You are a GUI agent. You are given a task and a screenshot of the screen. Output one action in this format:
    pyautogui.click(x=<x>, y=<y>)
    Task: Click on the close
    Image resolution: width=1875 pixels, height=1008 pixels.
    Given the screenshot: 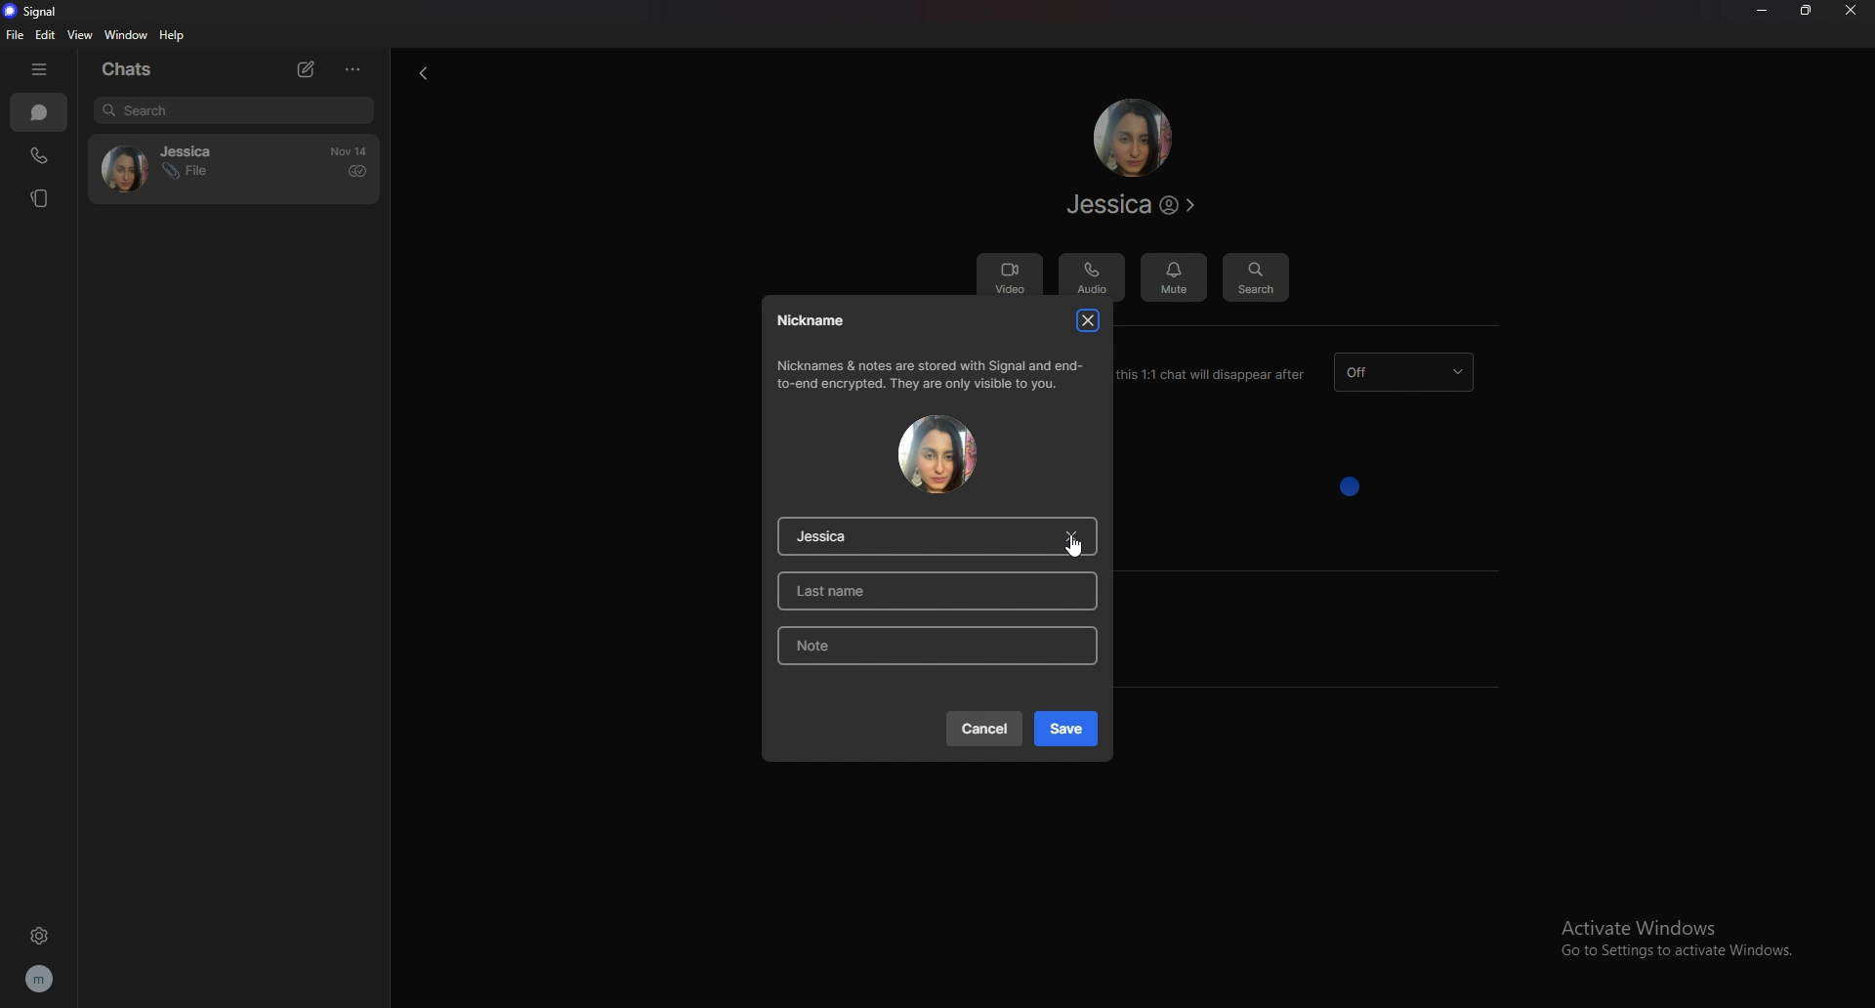 What is the action you would take?
    pyautogui.click(x=1092, y=319)
    